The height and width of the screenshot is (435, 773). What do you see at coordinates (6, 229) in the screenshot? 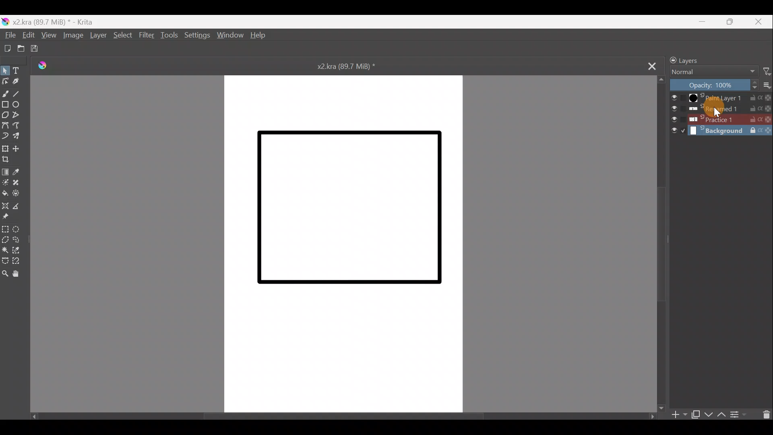
I see `Rectangular selection tool` at bounding box center [6, 229].